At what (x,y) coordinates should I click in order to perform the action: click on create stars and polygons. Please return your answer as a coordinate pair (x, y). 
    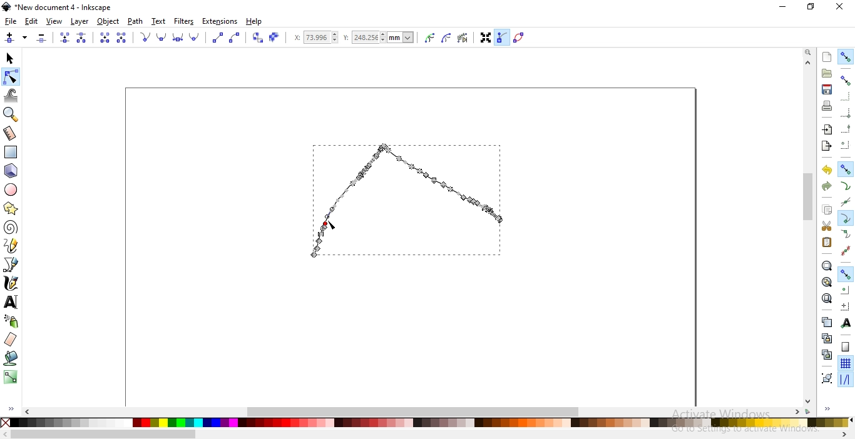
    Looking at the image, I should click on (11, 209).